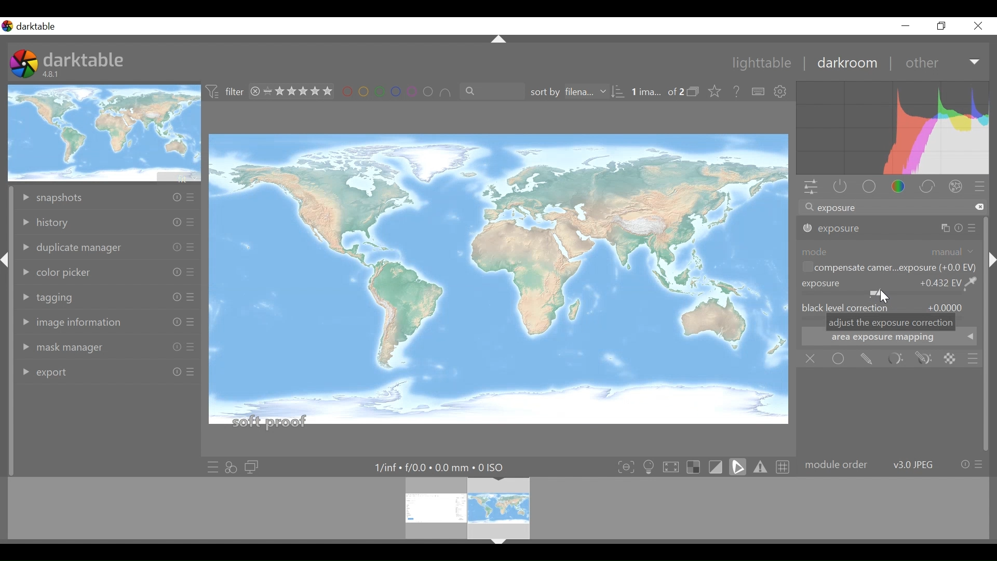 Image resolution: width=997 pixels, height=561 pixels. Describe the element at coordinates (673, 466) in the screenshot. I see `toggle high quality processing` at that location.